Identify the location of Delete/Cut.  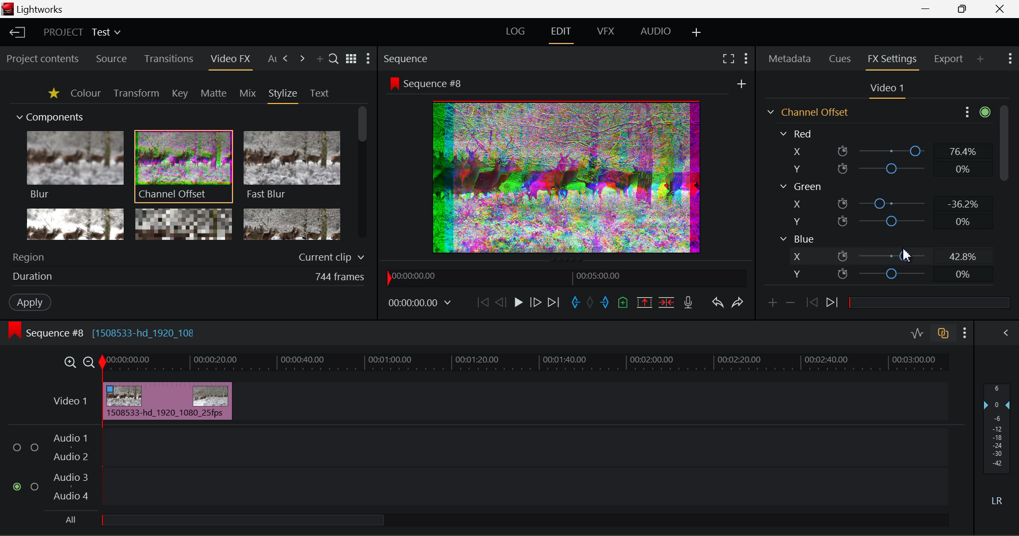
(668, 303).